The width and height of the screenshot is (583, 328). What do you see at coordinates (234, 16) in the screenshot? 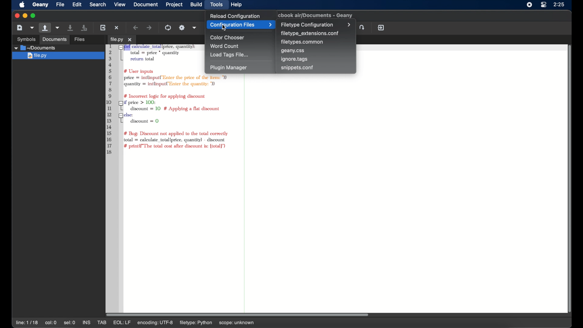
I see `reload configuration` at bounding box center [234, 16].